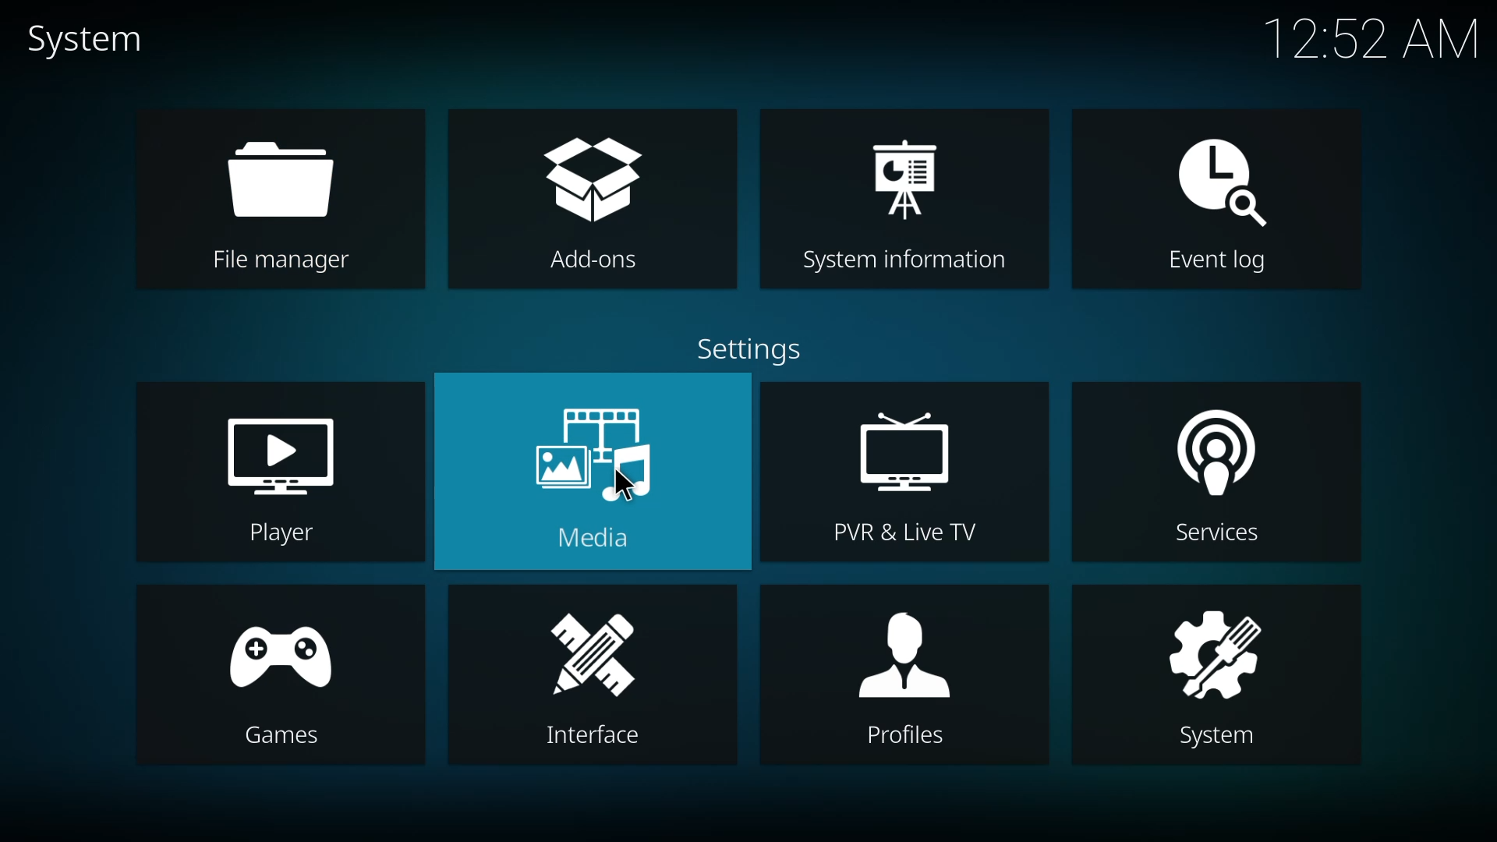 This screenshot has height=842, width=1497. Describe the element at coordinates (1214, 648) in the screenshot. I see `system` at that location.